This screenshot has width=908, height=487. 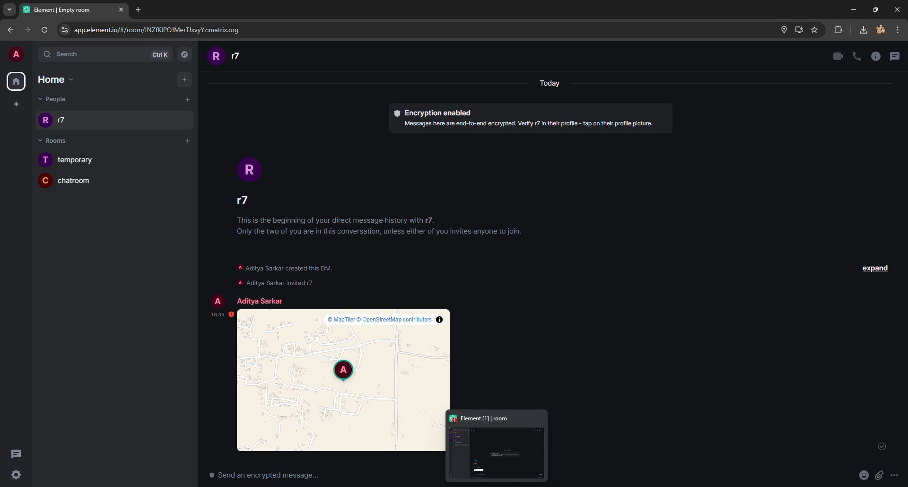 I want to click on close, so click(x=897, y=9).